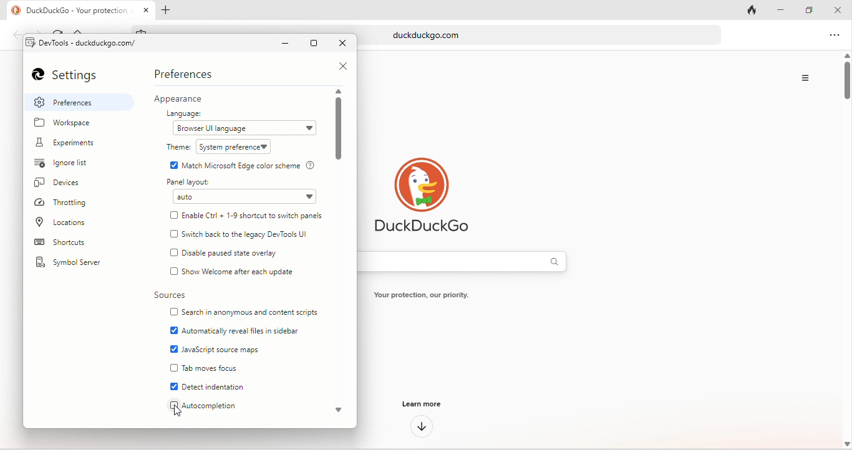 The height and width of the screenshot is (450, 852). Describe the element at coordinates (66, 222) in the screenshot. I see `location` at that location.